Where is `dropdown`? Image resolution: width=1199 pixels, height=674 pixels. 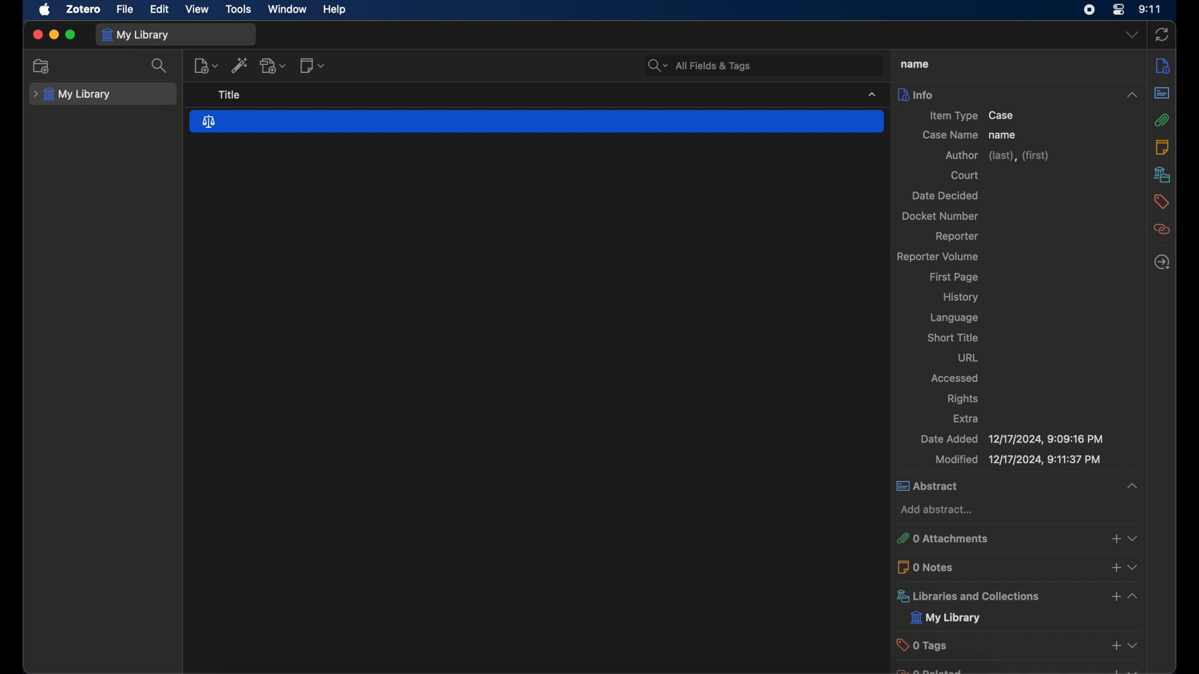 dropdown is located at coordinates (872, 95).